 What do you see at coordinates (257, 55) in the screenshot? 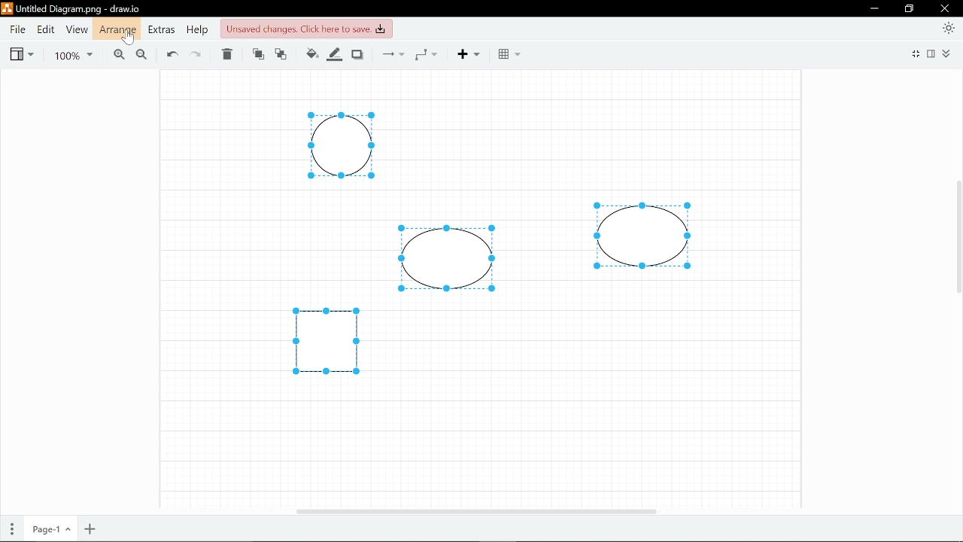
I see `To front` at bounding box center [257, 55].